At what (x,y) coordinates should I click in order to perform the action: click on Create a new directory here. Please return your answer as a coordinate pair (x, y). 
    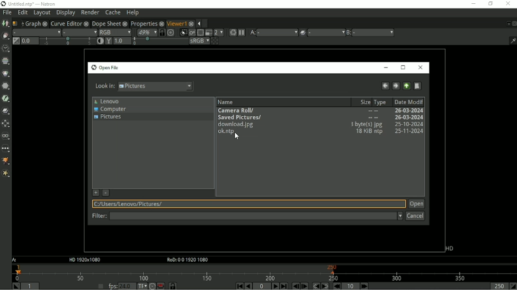
    Looking at the image, I should click on (418, 86).